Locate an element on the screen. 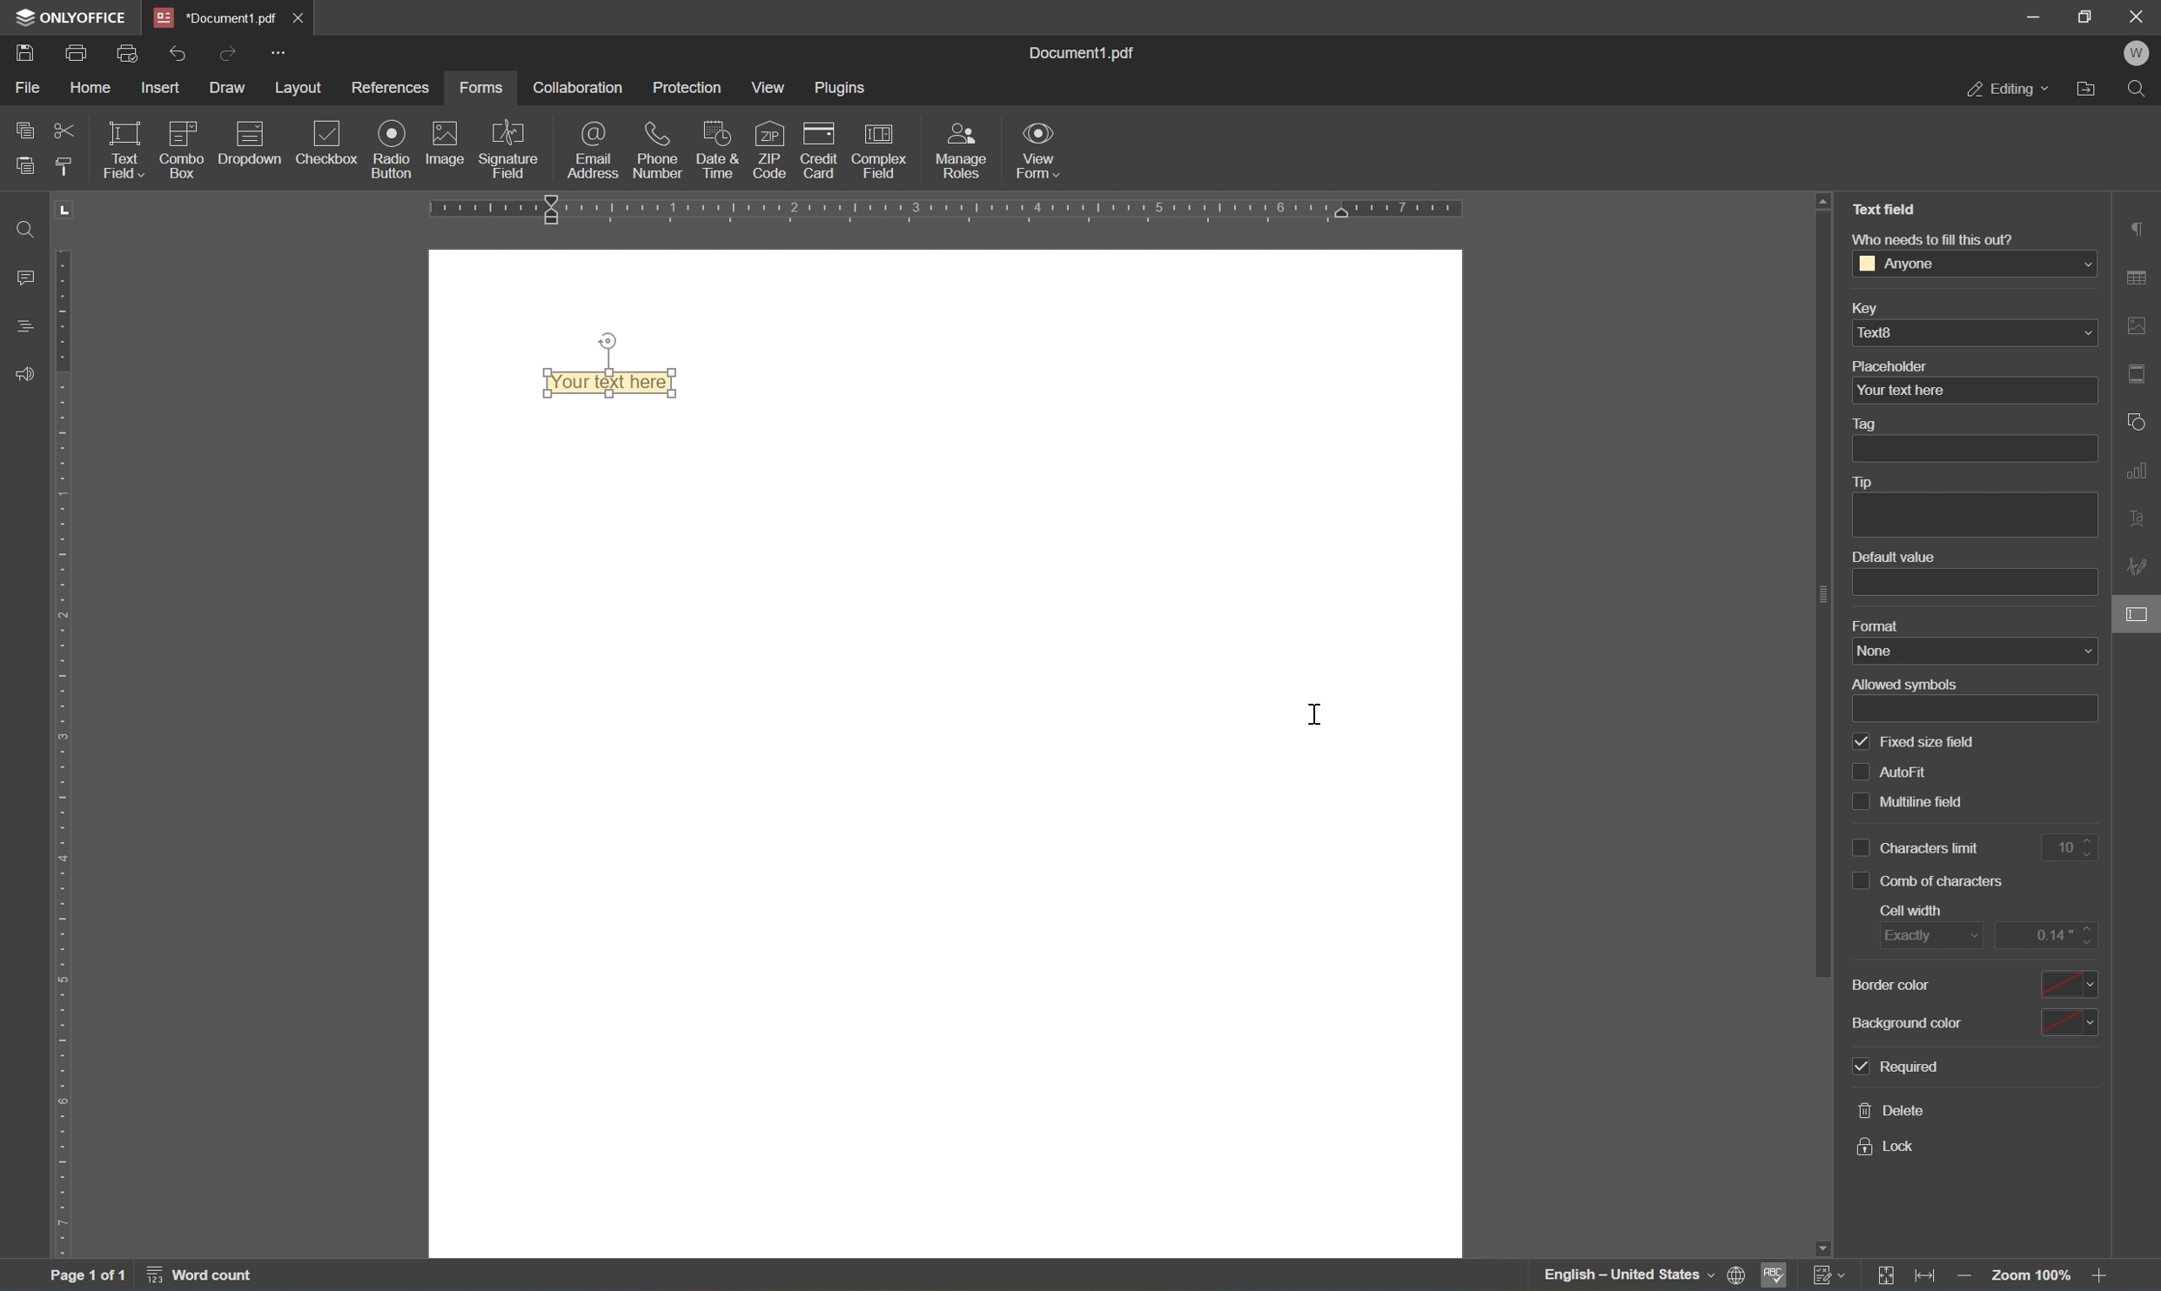 The height and width of the screenshot is (1291, 2161). image is located at coordinates (441, 142).